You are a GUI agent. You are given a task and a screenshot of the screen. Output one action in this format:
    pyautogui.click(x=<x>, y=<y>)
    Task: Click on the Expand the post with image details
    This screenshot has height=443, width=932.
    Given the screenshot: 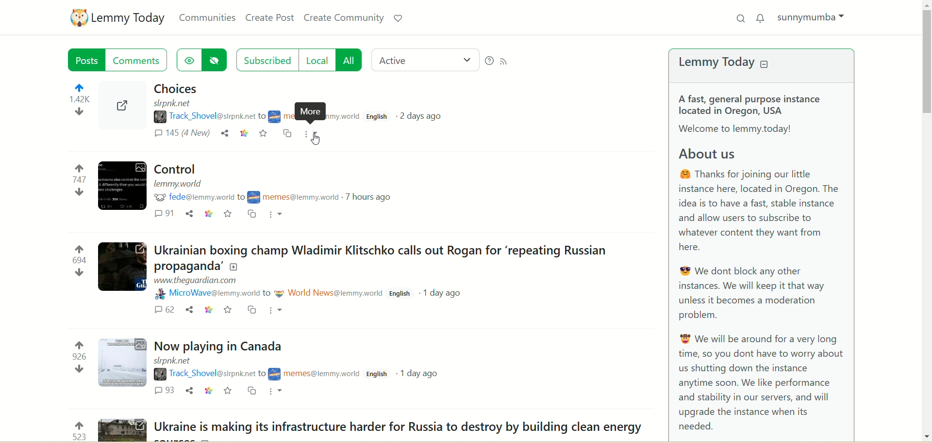 What is the action you would take?
    pyautogui.click(x=121, y=268)
    